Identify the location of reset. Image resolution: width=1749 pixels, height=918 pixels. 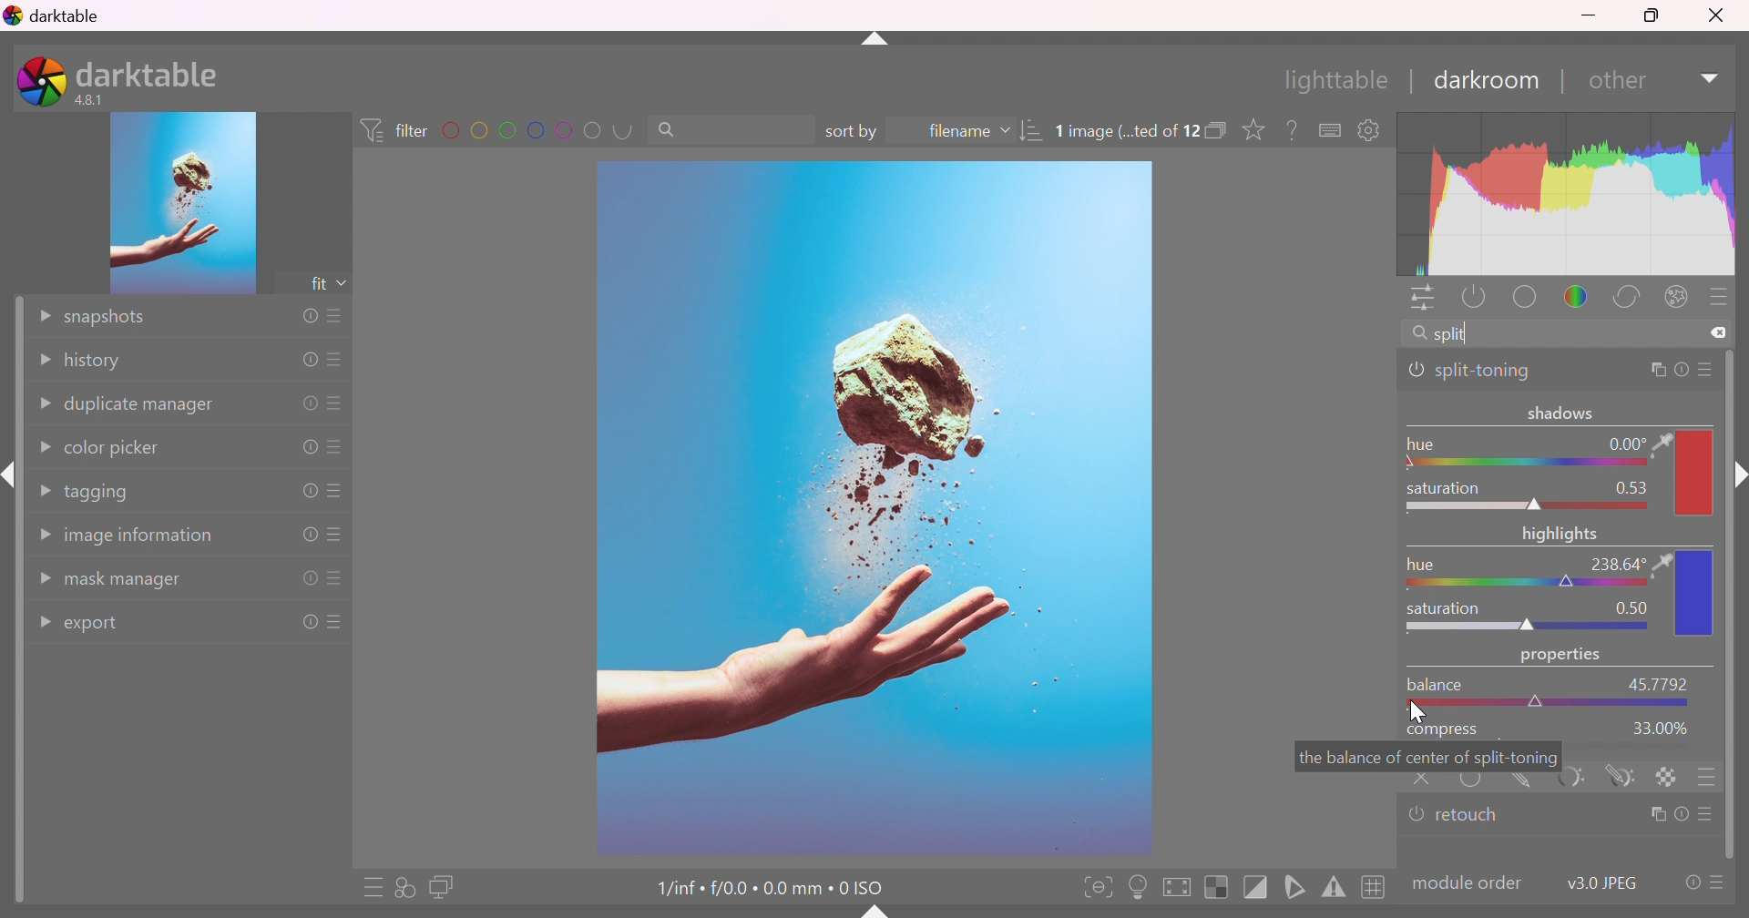
(302, 623).